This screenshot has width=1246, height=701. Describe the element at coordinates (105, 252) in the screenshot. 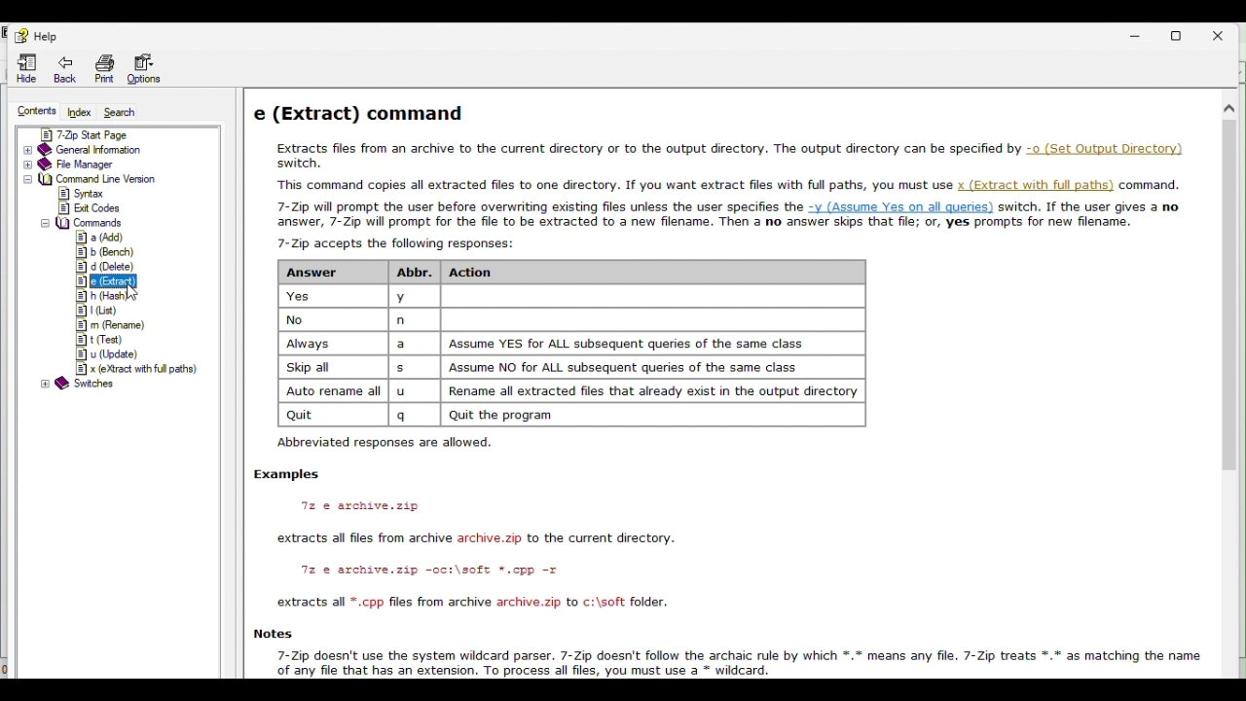

I see `b( bench )` at that location.